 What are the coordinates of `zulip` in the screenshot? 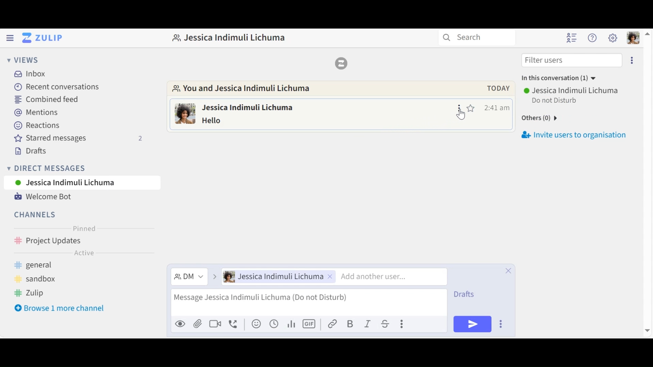 It's located at (33, 294).